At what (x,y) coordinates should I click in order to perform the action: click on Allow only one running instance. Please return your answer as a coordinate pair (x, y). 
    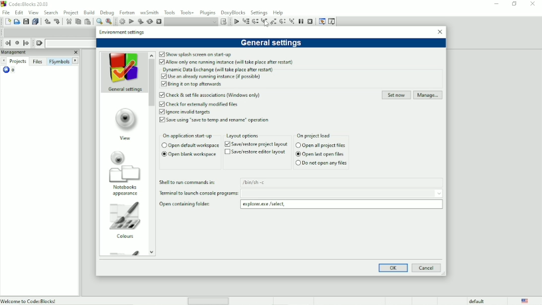
    Looking at the image, I should click on (226, 62).